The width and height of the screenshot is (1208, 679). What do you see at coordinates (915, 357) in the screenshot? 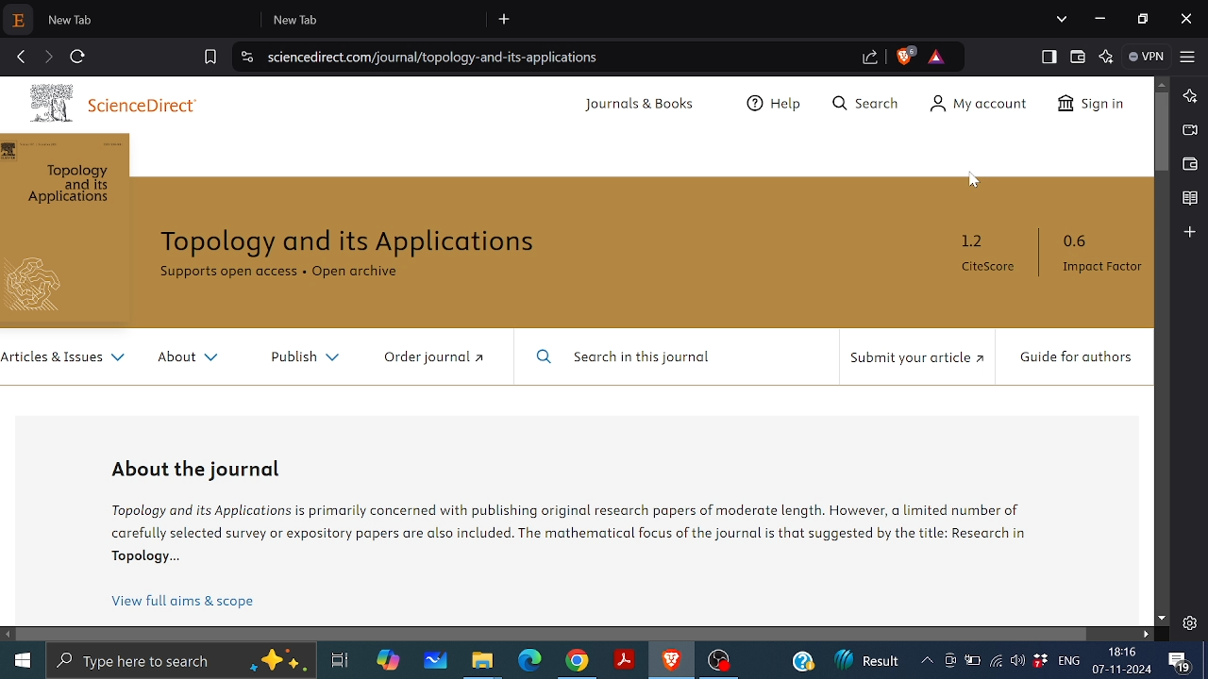
I see `Submit your article` at bounding box center [915, 357].